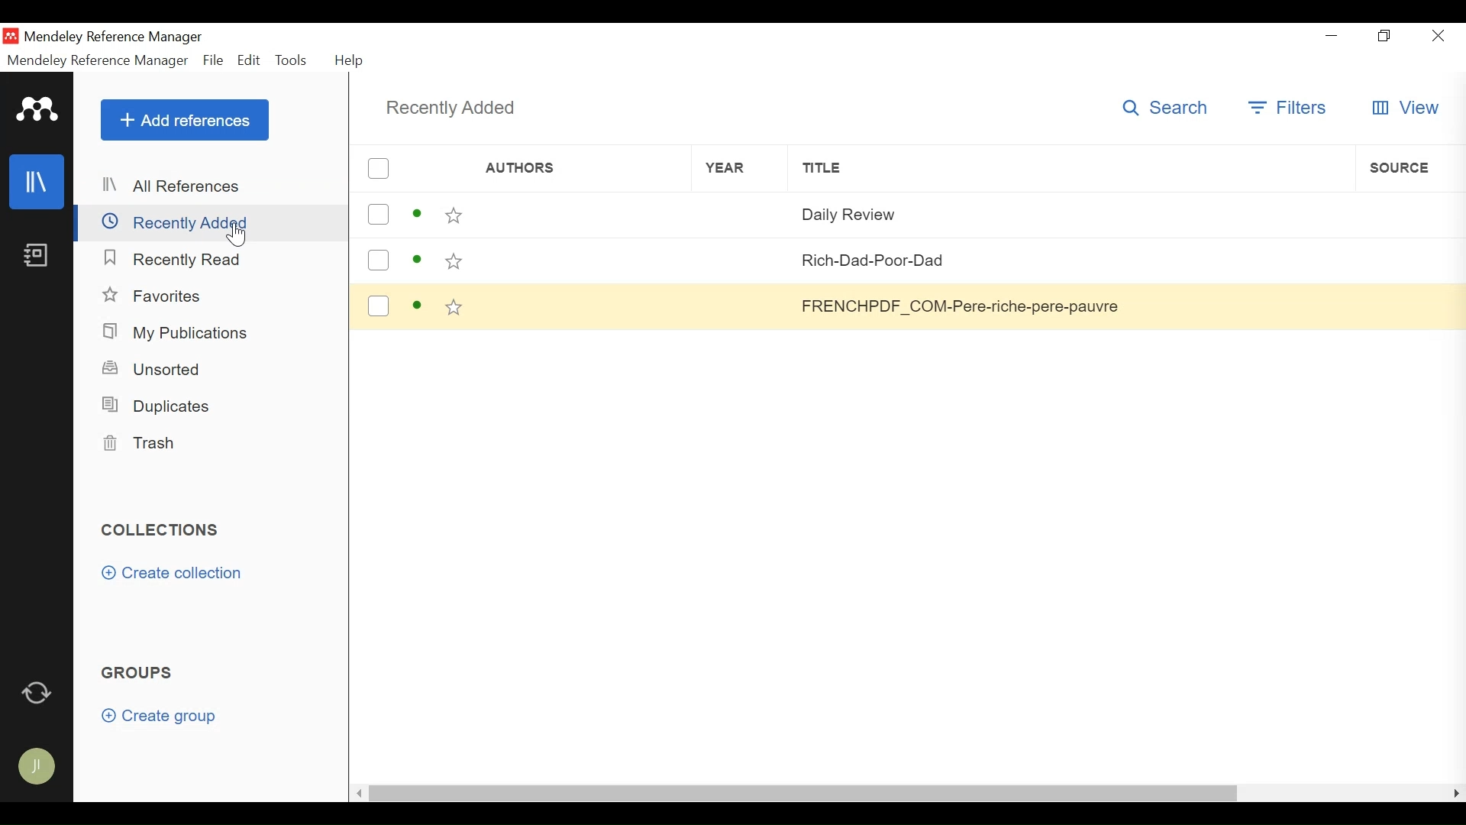 Image resolution: width=1466 pixels, height=825 pixels. Describe the element at coordinates (549, 168) in the screenshot. I see `Author` at that location.